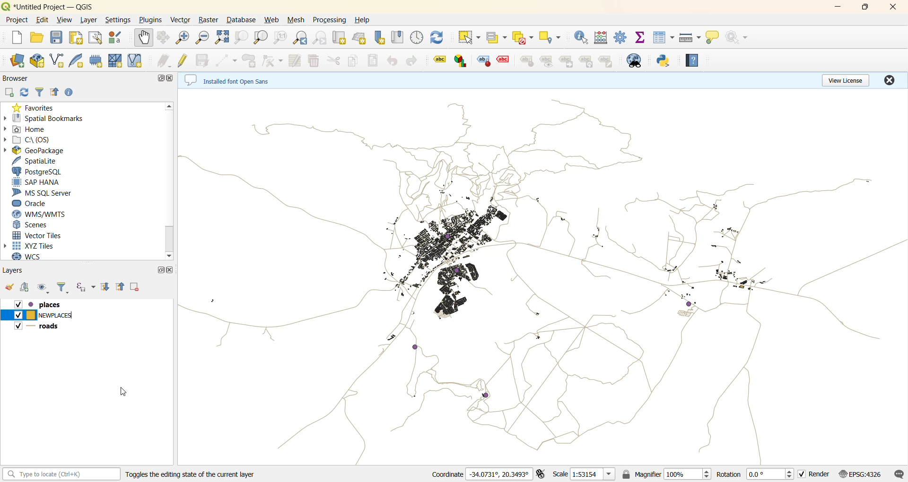 The image size is (908, 482). Describe the element at coordinates (39, 214) in the screenshot. I see `wms/wmts` at that location.